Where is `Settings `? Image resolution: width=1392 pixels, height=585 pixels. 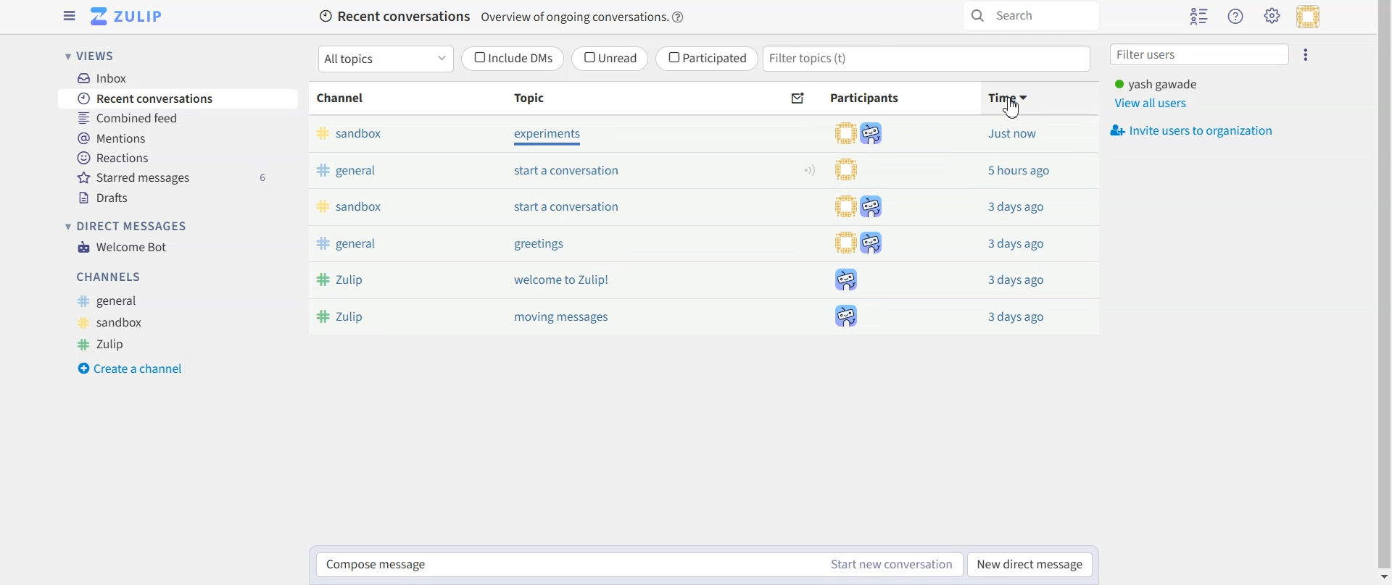 Settings  is located at coordinates (1272, 15).